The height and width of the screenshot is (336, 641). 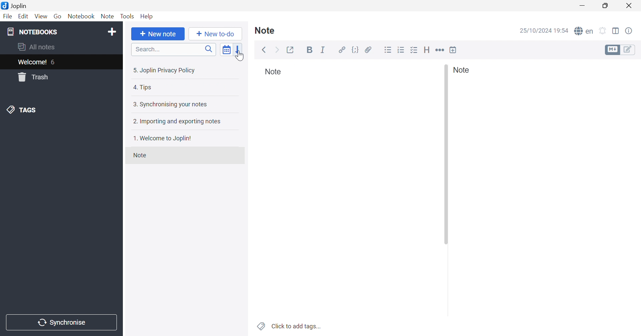 I want to click on 3. Synchronising, so click(x=170, y=104).